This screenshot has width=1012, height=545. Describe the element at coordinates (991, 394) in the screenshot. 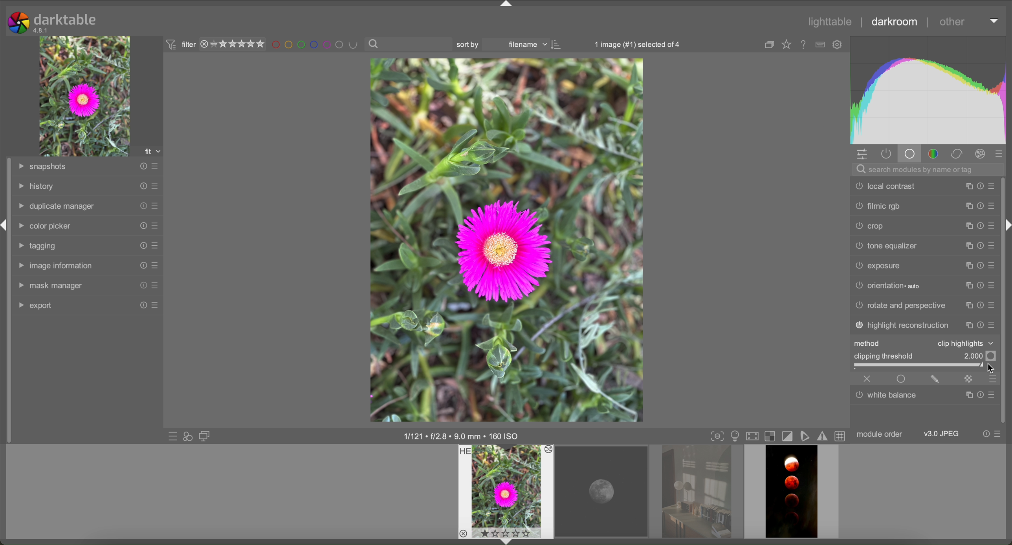

I see `presets` at that location.